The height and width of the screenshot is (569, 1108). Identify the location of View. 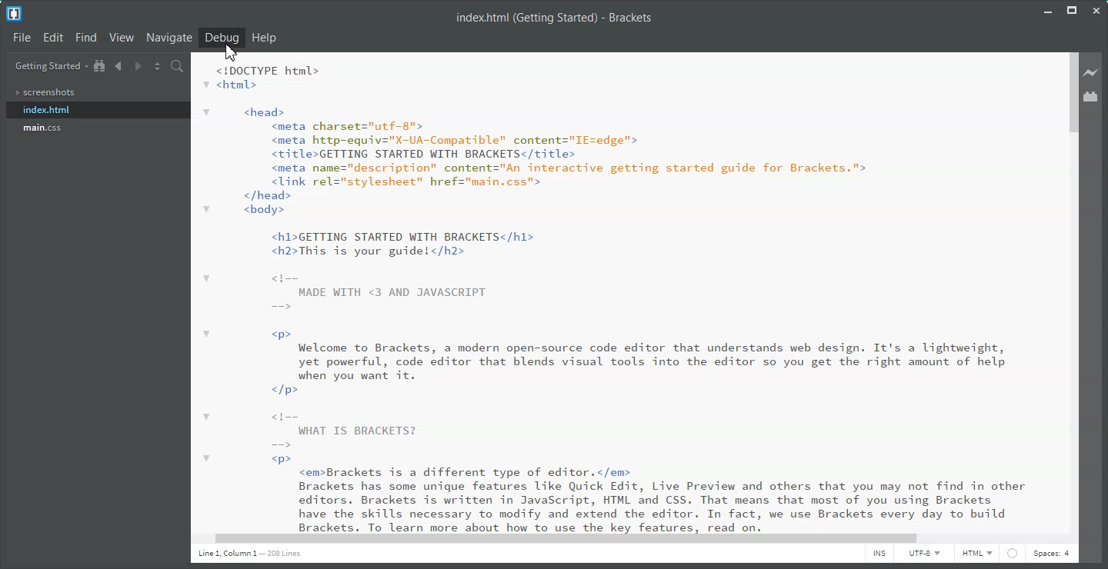
(121, 38).